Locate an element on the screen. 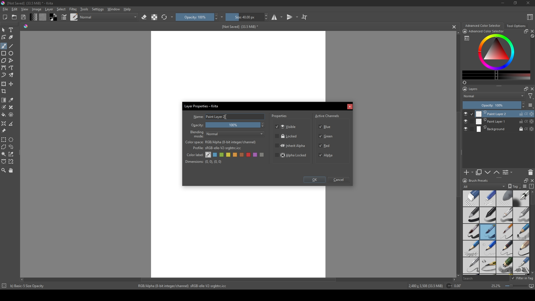 This screenshot has height=301, width=535. scroll up is located at coordinates (457, 33).